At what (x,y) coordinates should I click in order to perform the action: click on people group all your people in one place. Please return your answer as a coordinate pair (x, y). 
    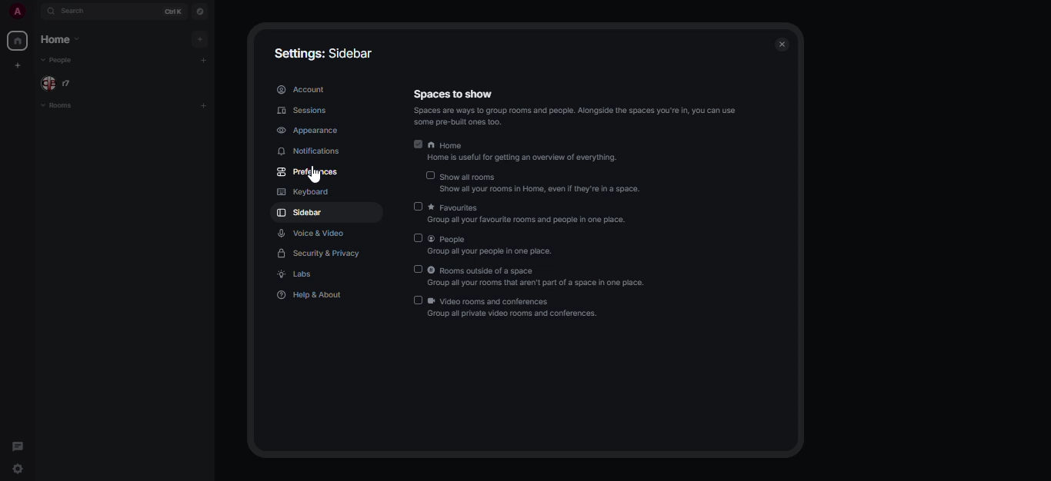
    Looking at the image, I should click on (498, 247).